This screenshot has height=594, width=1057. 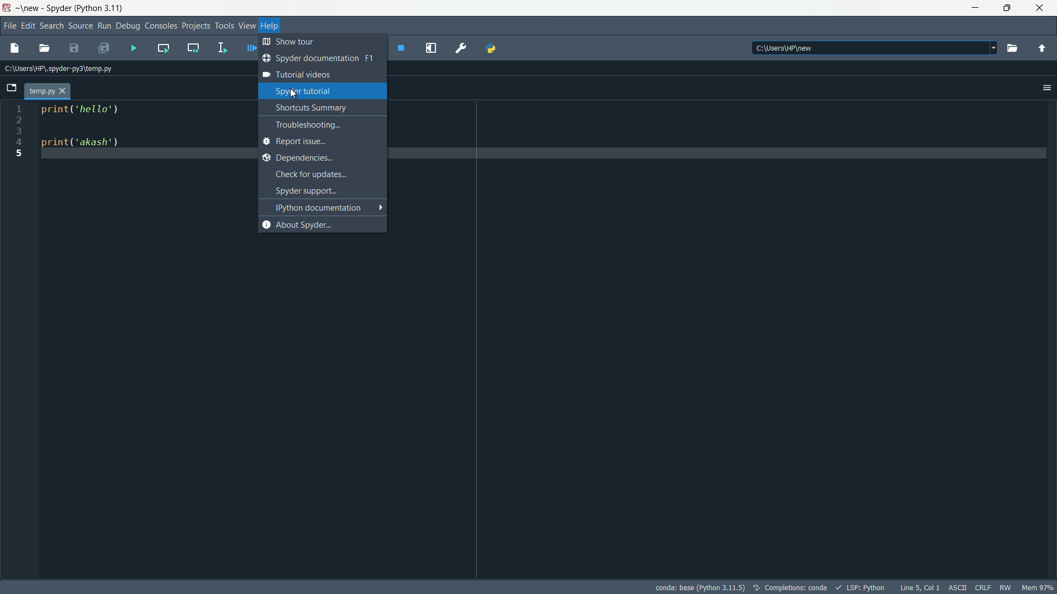 What do you see at coordinates (1038, 587) in the screenshot?
I see `mem 97%` at bounding box center [1038, 587].